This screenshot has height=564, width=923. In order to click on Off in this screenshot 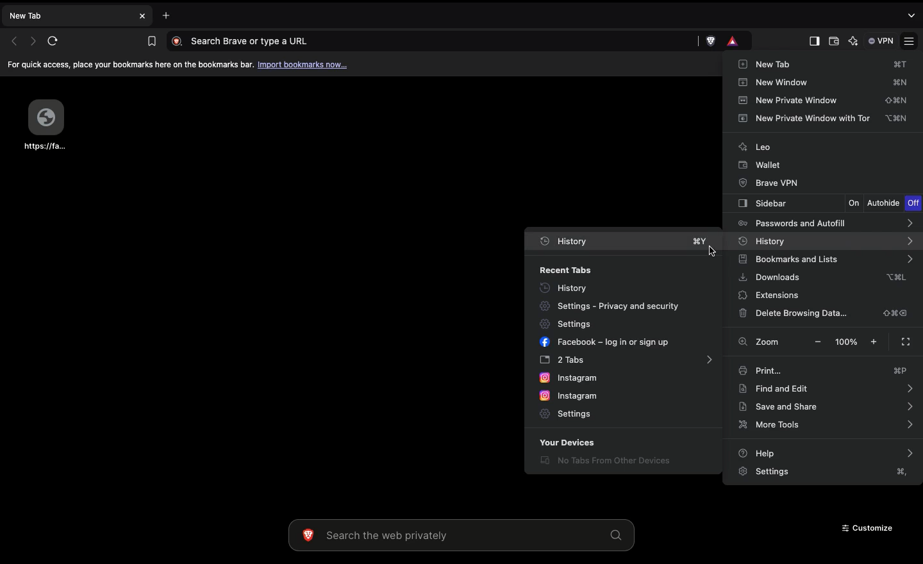, I will do `click(913, 203)`.